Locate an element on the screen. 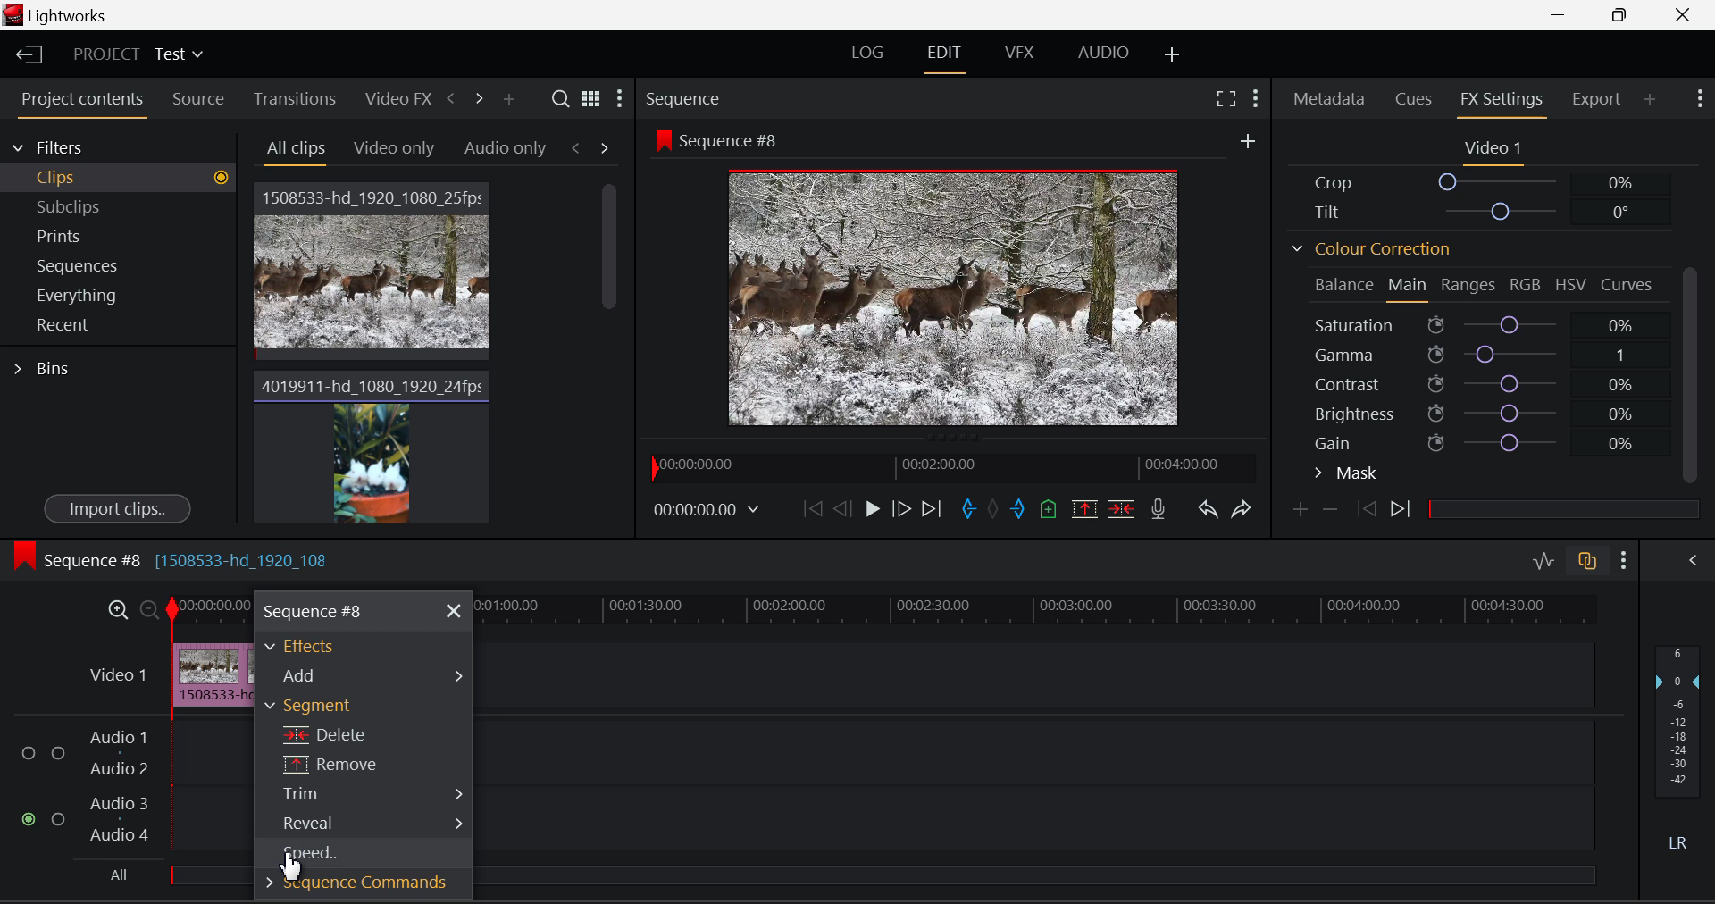 This screenshot has width=1715, height=904. Audio Input Checkbox is located at coordinates (58, 820).